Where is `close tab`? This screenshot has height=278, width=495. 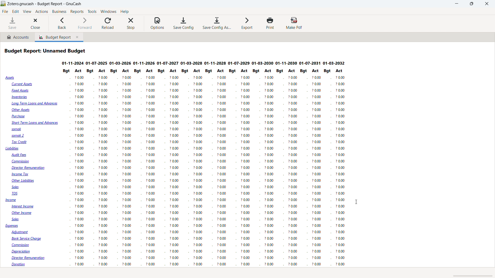
close tab is located at coordinates (78, 37).